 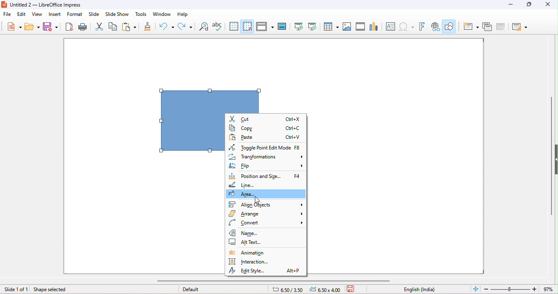 What do you see at coordinates (373, 26) in the screenshot?
I see `insert chart` at bounding box center [373, 26].